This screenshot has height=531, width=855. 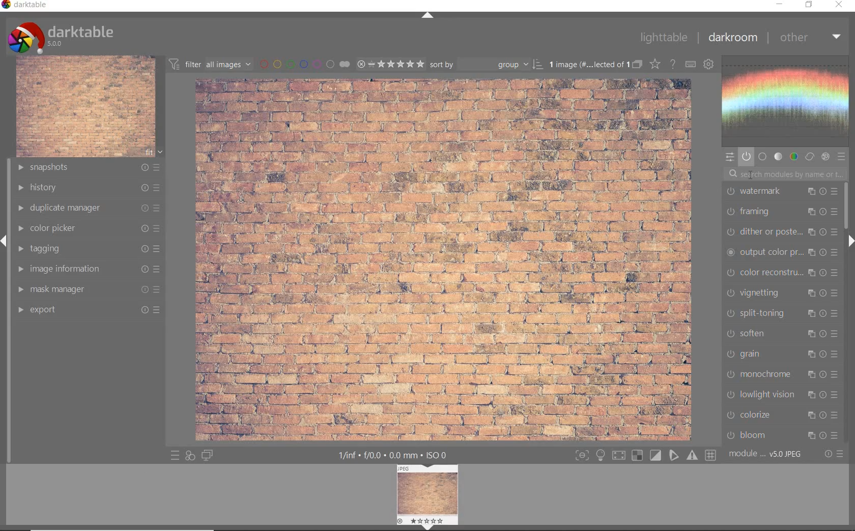 I want to click on other, so click(x=811, y=38).